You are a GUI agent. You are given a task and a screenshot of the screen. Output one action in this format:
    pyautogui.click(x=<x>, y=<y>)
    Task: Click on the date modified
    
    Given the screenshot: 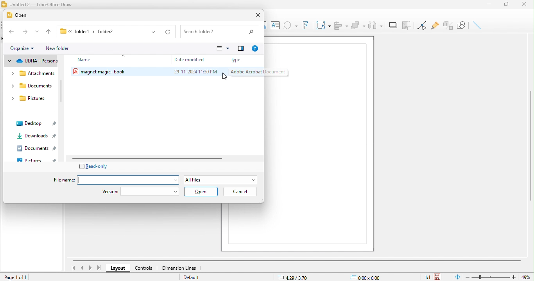 What is the action you would take?
    pyautogui.click(x=197, y=59)
    